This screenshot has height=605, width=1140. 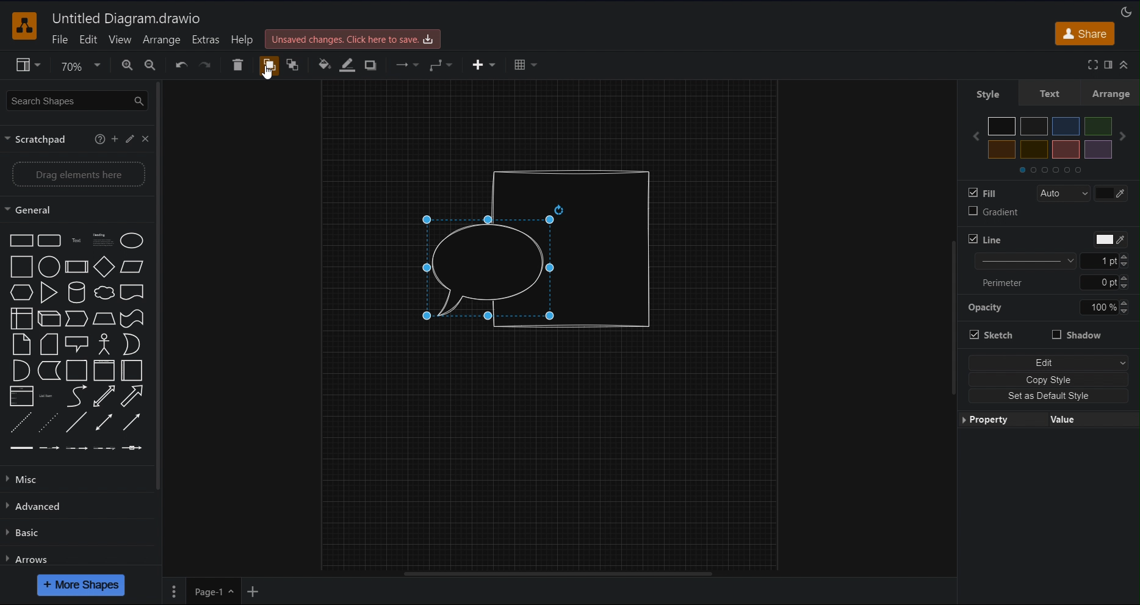 I want to click on Zoom Out, so click(x=152, y=65).